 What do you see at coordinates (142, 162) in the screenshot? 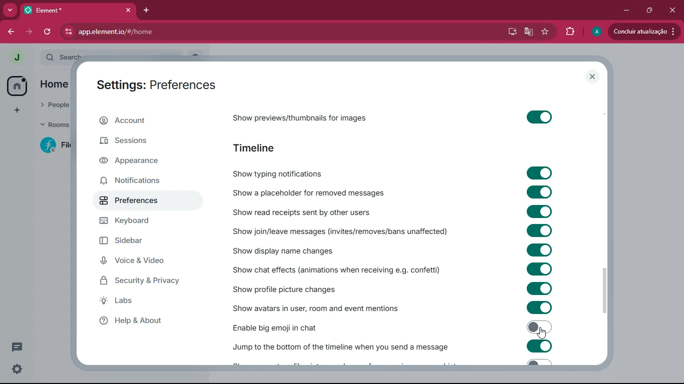
I see `appearance` at bounding box center [142, 162].